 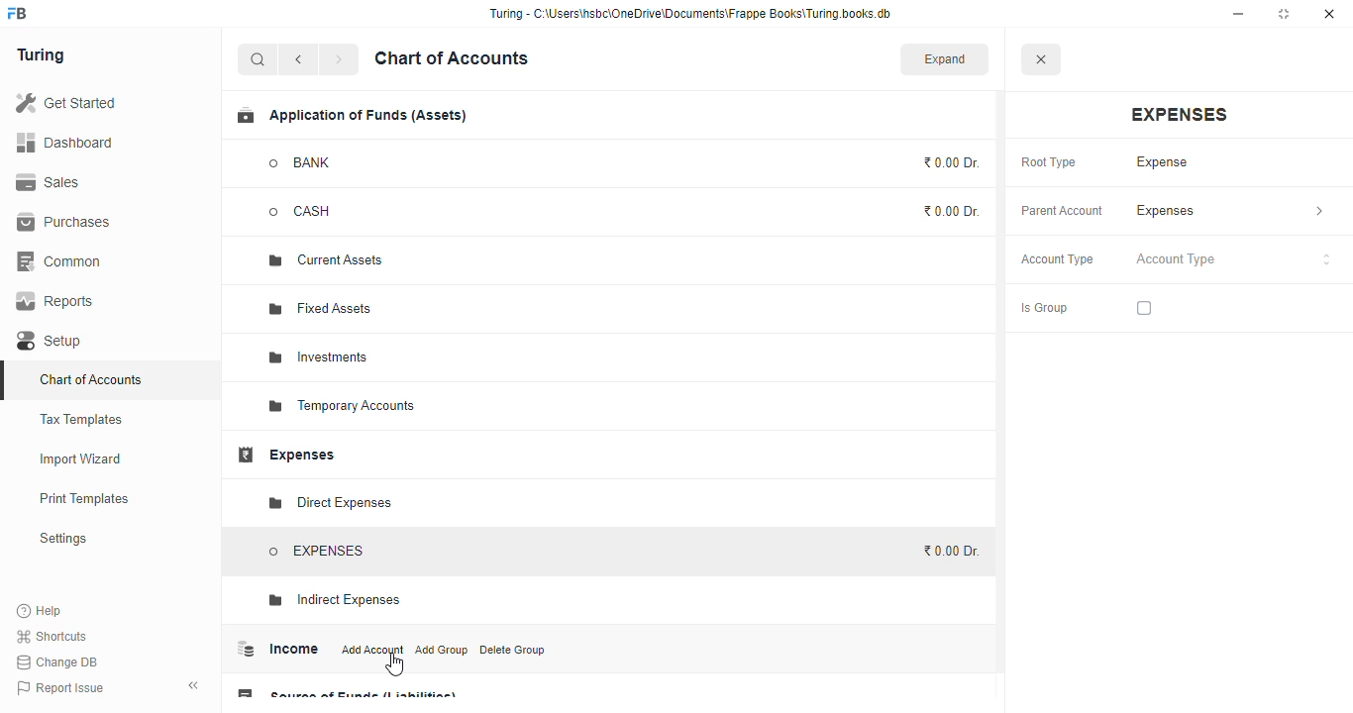 What do you see at coordinates (58, 662) in the screenshot?
I see `change DB` at bounding box center [58, 662].